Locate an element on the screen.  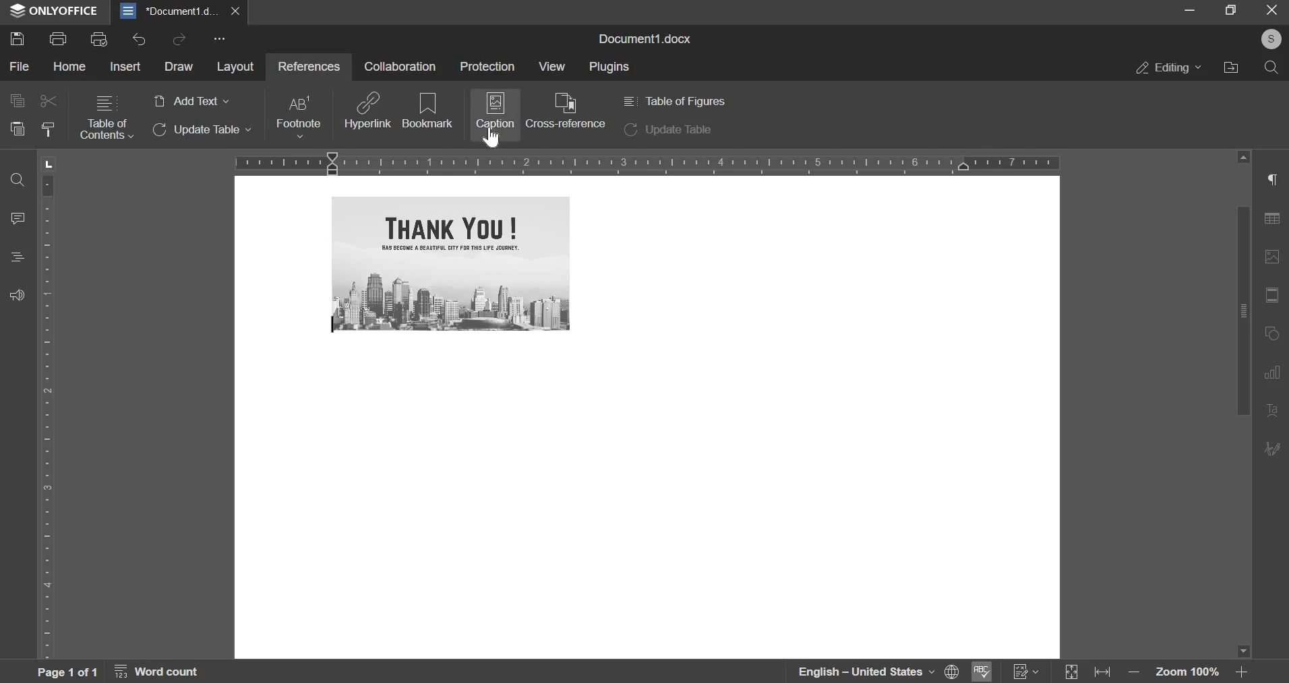
copy is located at coordinates (16, 100).